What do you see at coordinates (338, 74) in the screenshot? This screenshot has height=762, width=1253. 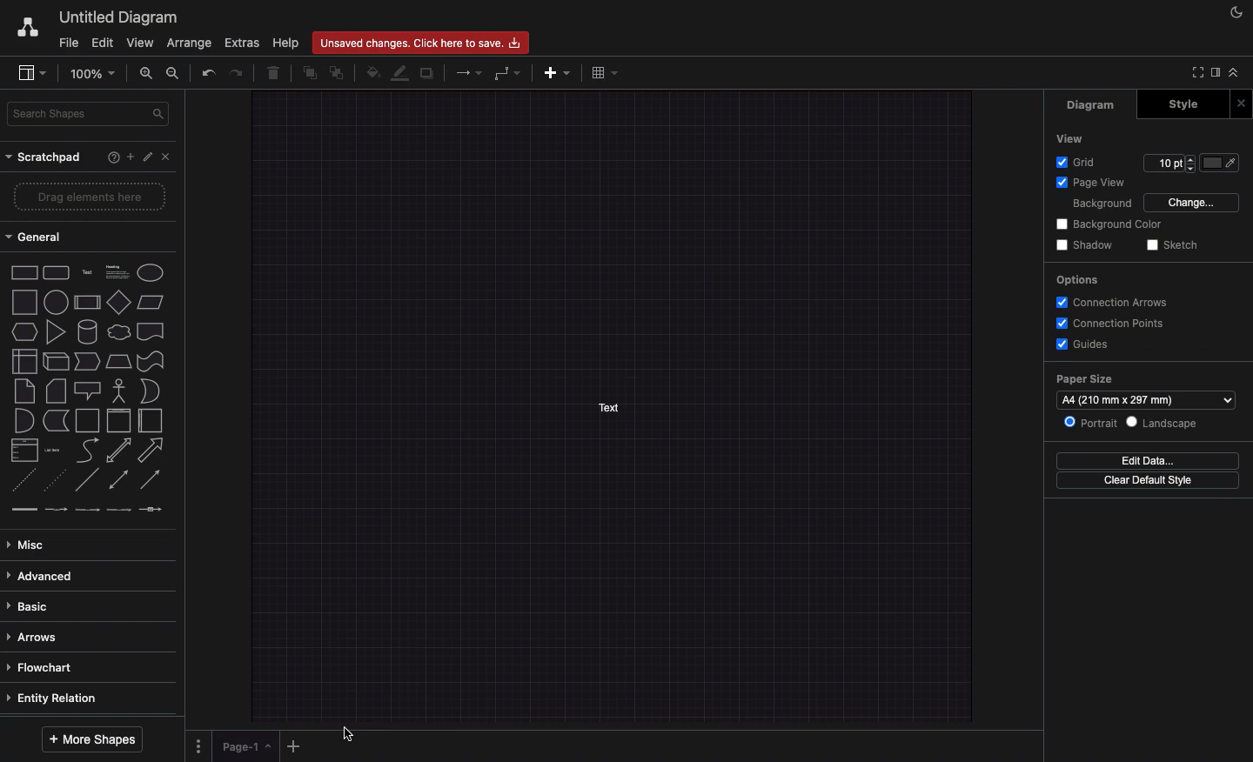 I see `To back` at bounding box center [338, 74].